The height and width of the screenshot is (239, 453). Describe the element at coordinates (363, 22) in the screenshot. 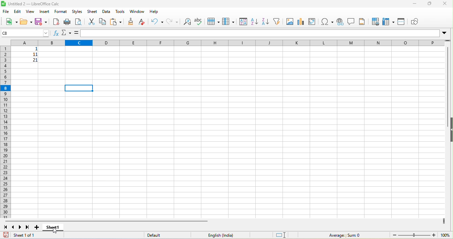

I see `header and footer` at that location.